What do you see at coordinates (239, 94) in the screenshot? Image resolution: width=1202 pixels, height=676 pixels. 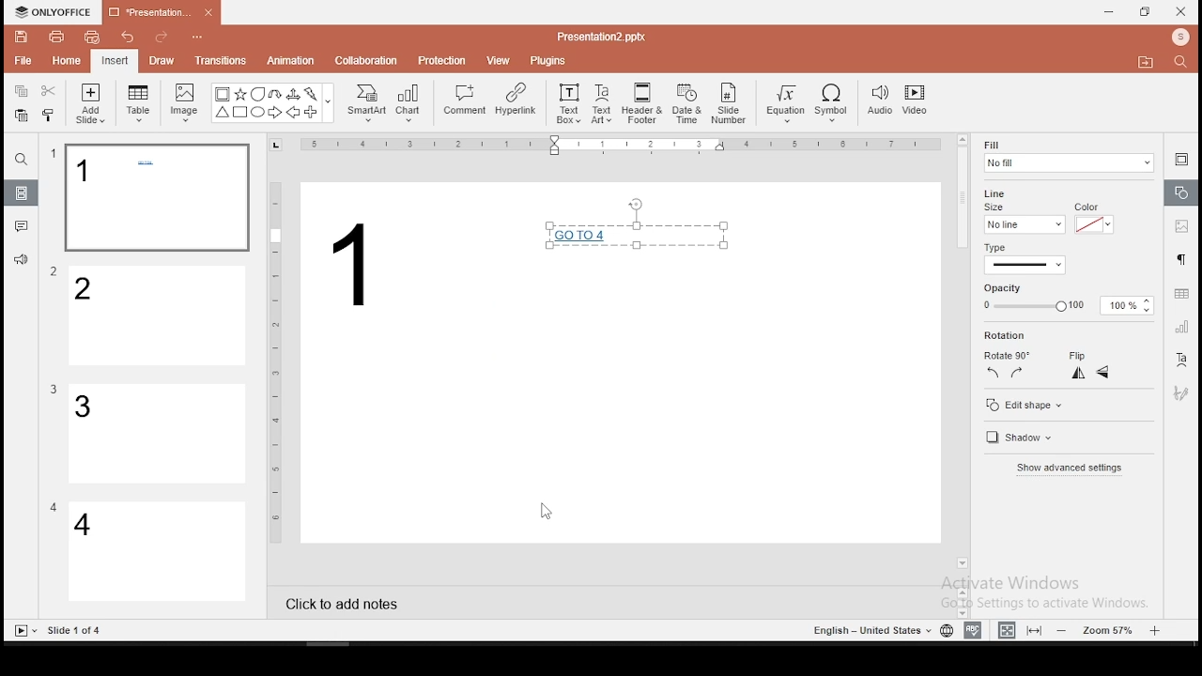 I see `Star` at bounding box center [239, 94].